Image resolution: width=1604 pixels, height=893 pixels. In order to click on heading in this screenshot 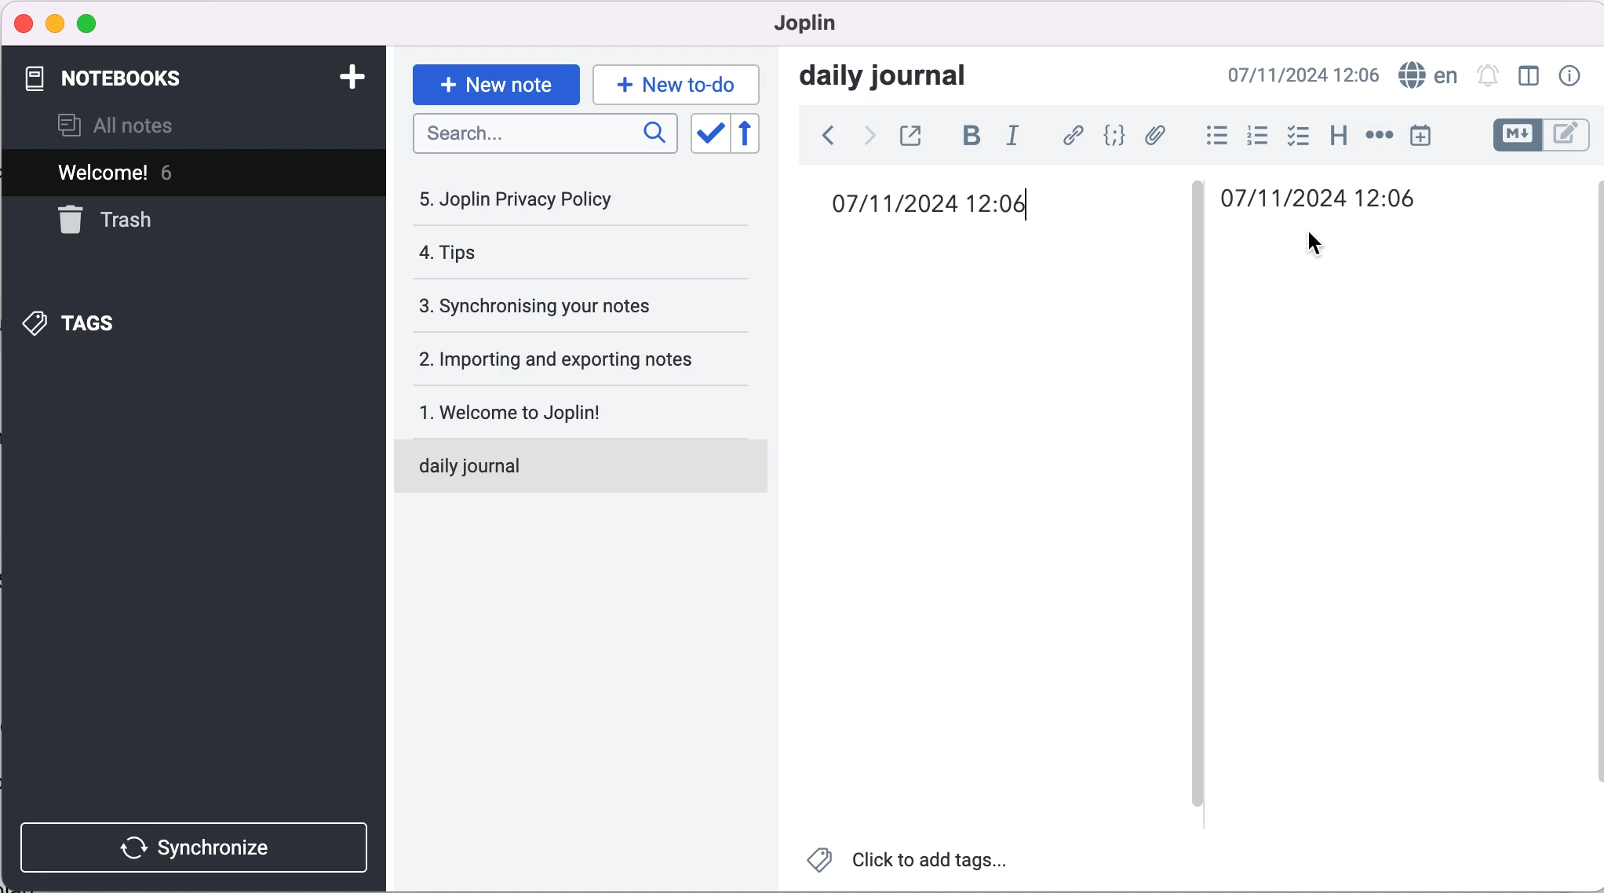, I will do `click(1337, 135)`.